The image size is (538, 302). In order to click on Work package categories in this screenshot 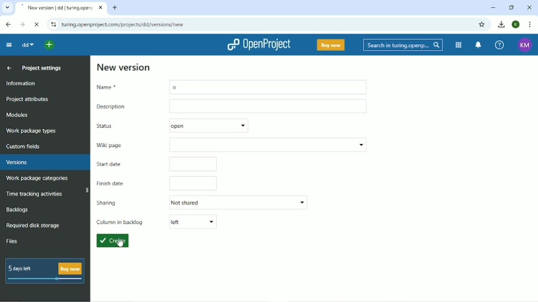, I will do `click(36, 179)`.